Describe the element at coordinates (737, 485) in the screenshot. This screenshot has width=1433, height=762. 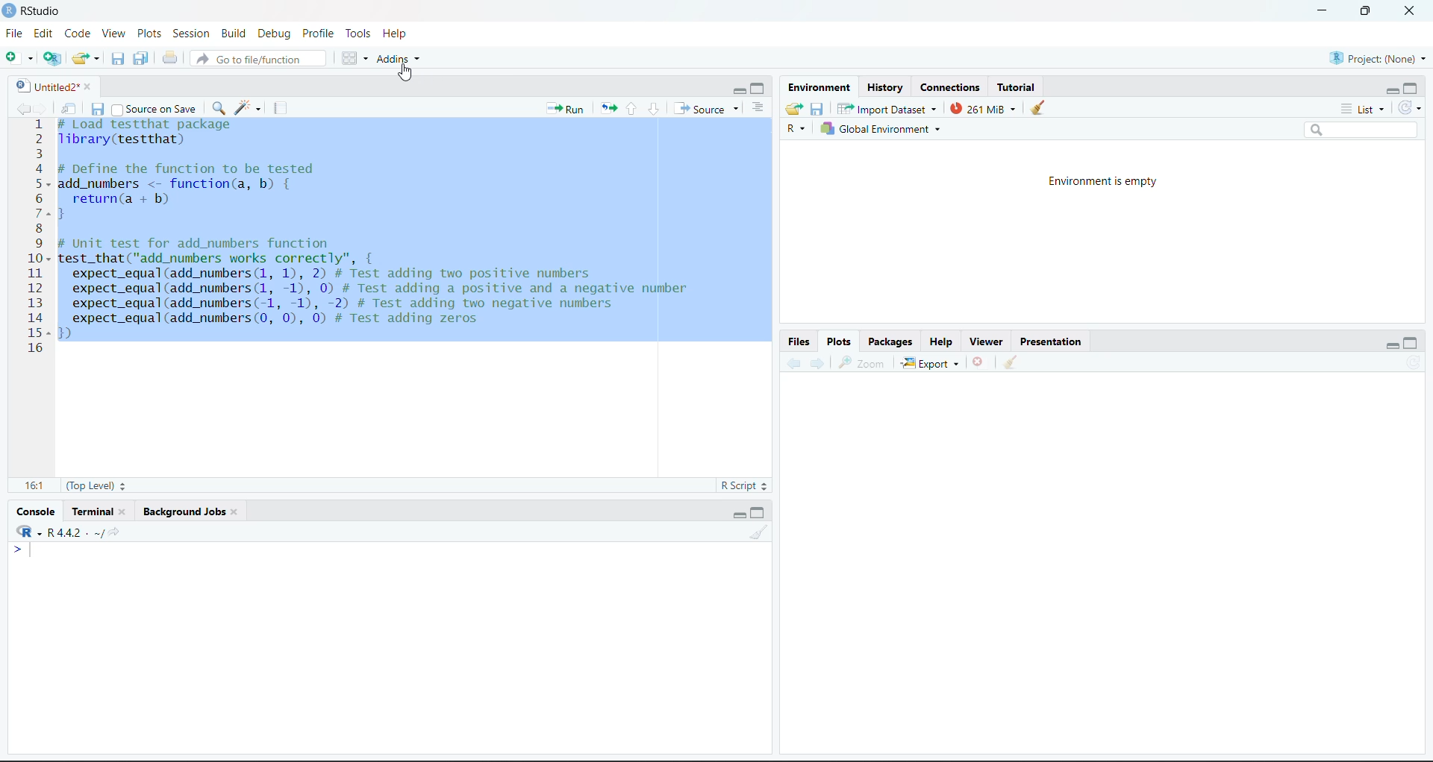
I see `R Script` at that location.